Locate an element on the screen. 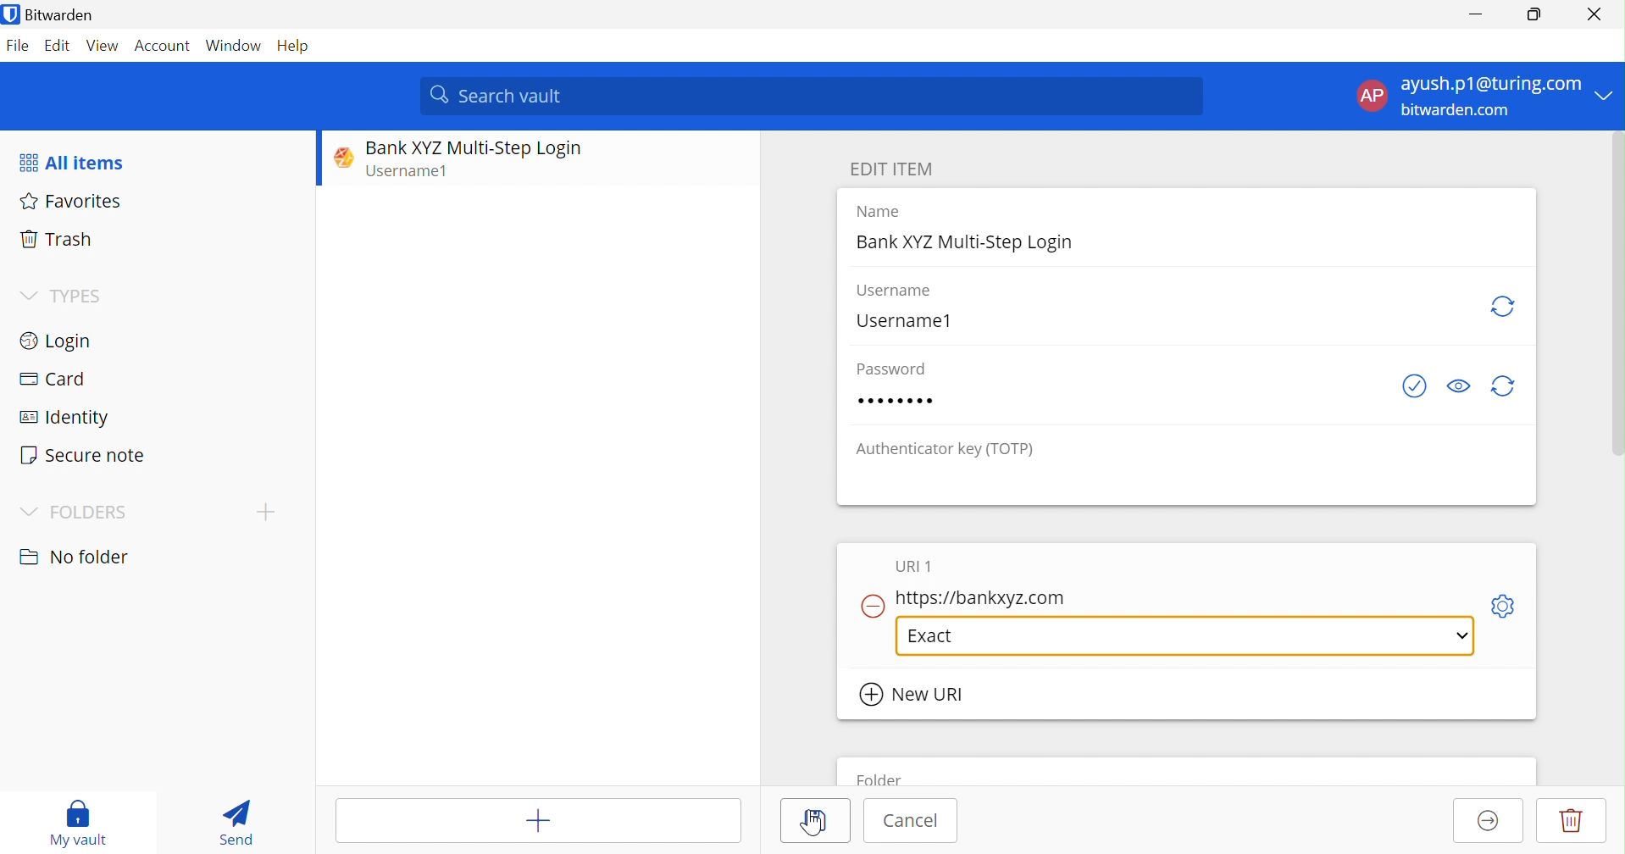  Settings is located at coordinates (1509, 603).